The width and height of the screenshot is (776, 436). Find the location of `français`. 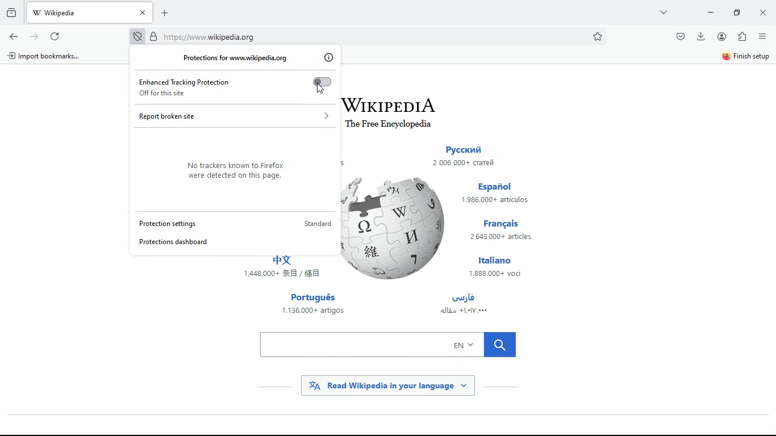

français is located at coordinates (506, 230).